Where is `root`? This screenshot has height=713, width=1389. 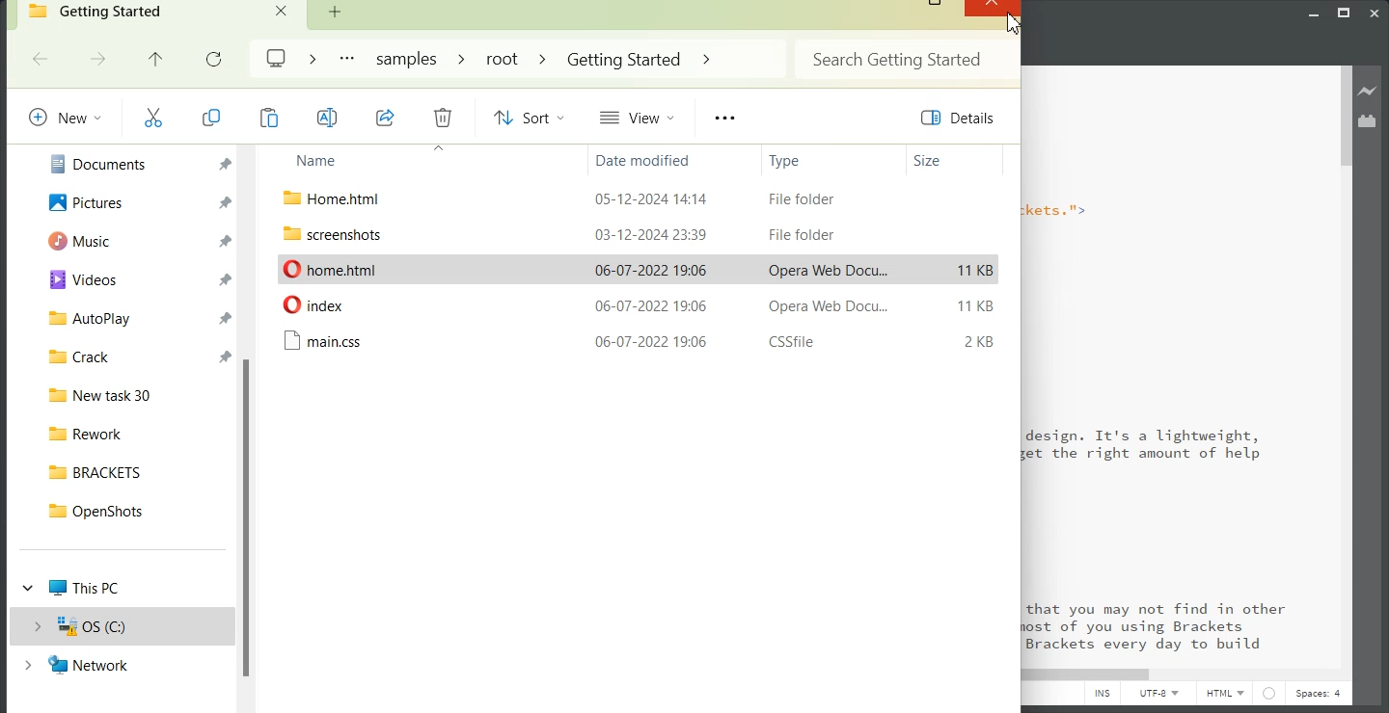
root is located at coordinates (501, 58).